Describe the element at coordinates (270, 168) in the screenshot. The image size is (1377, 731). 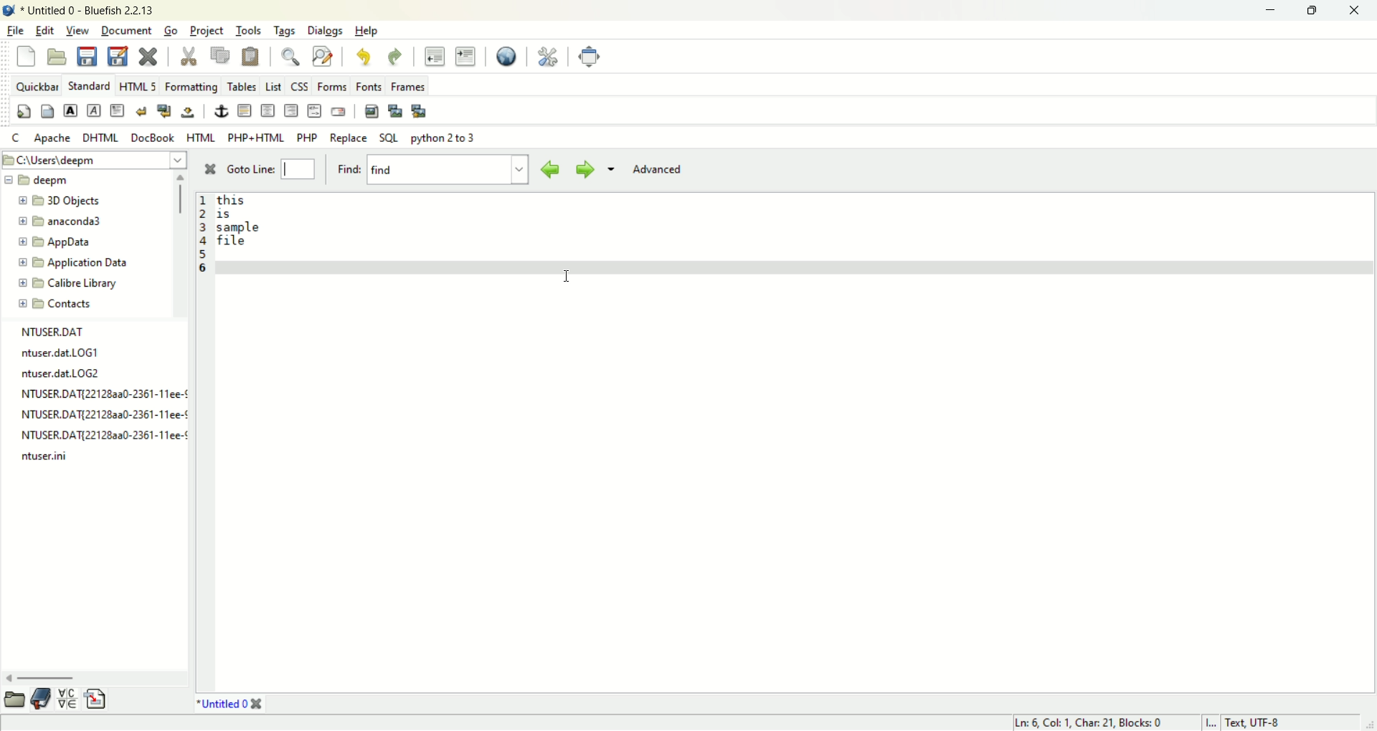
I see `goto line` at that location.